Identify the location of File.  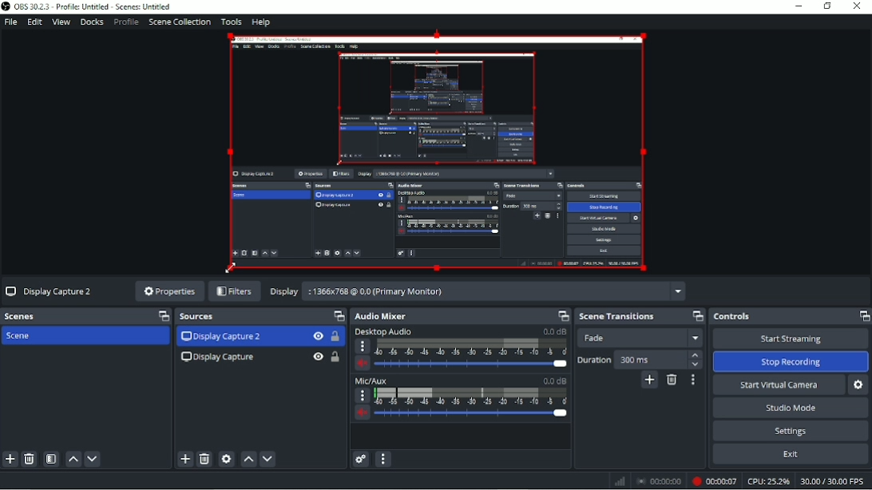
(11, 22).